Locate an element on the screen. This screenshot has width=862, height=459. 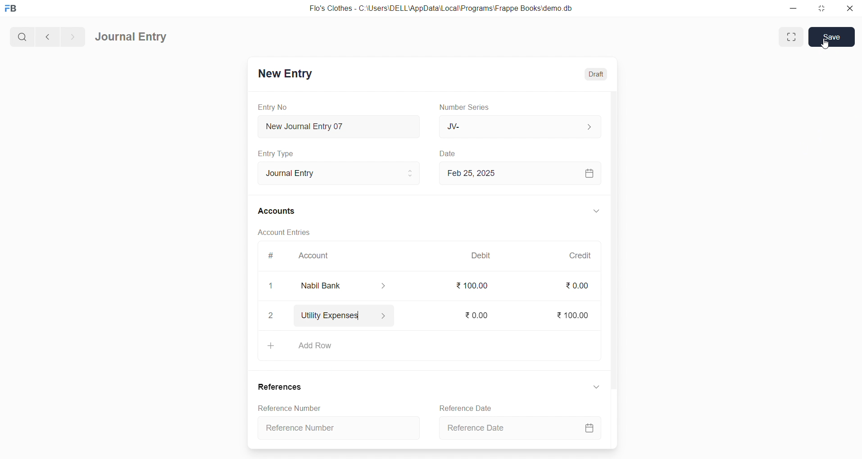
navigate backward  is located at coordinates (46, 36).